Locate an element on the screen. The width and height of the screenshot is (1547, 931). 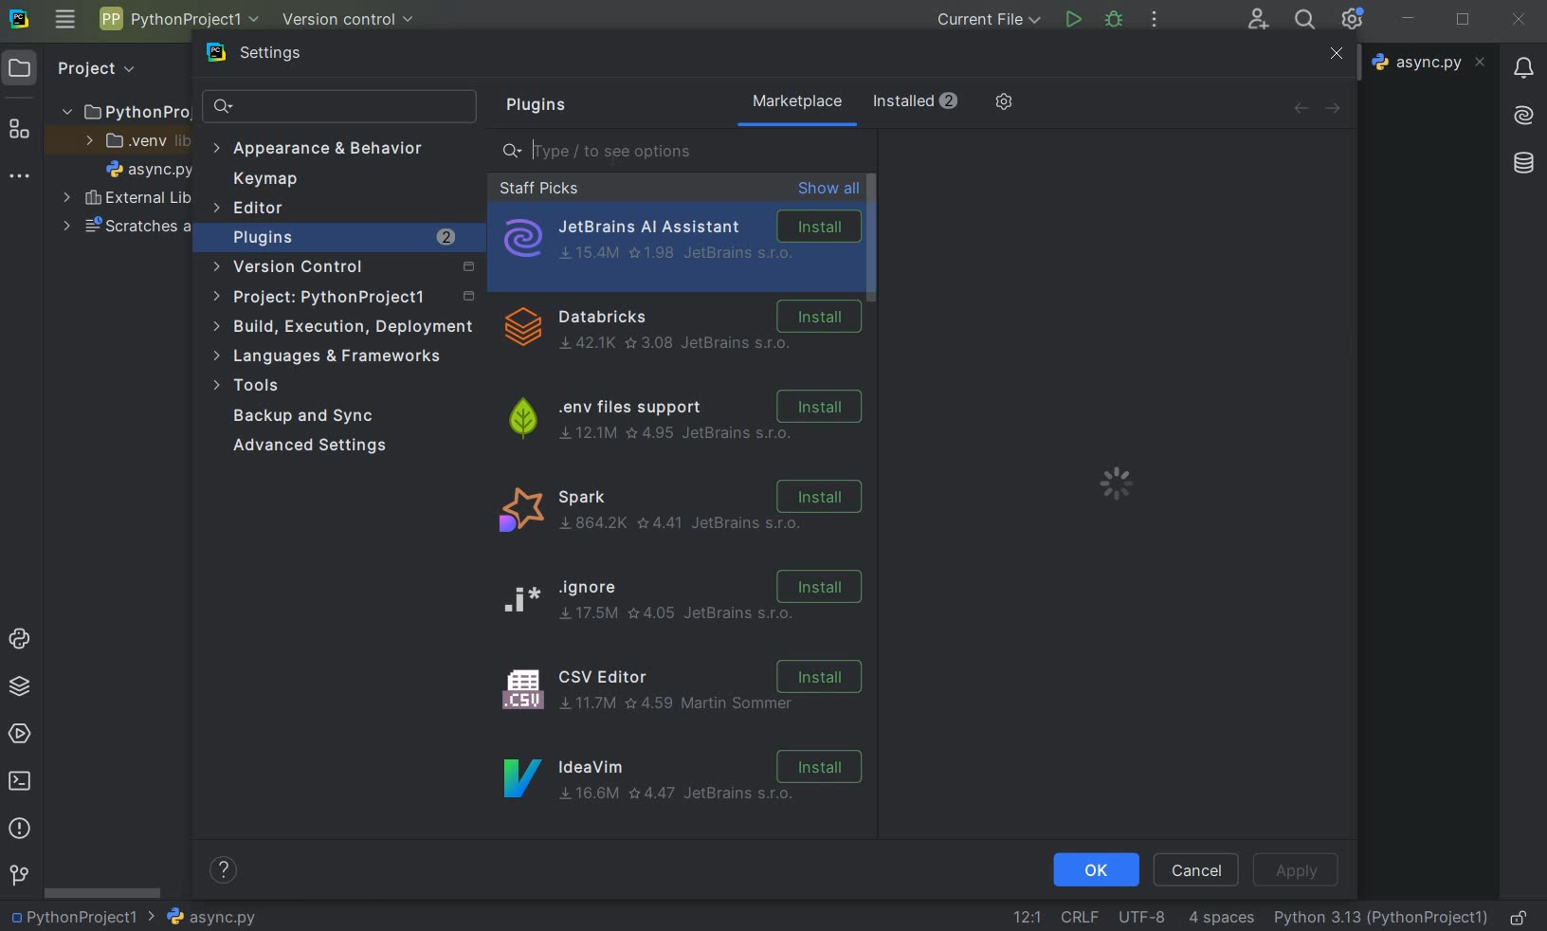
installed (2) is located at coordinates (914, 101).